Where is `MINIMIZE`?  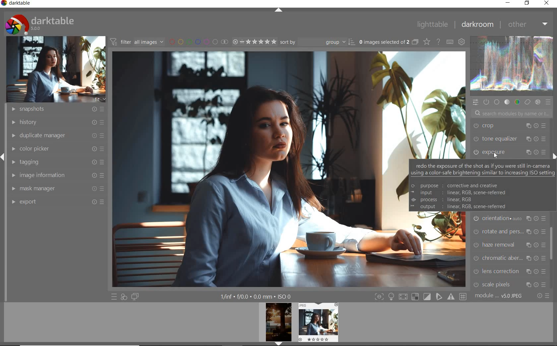 MINIMIZE is located at coordinates (507, 3).